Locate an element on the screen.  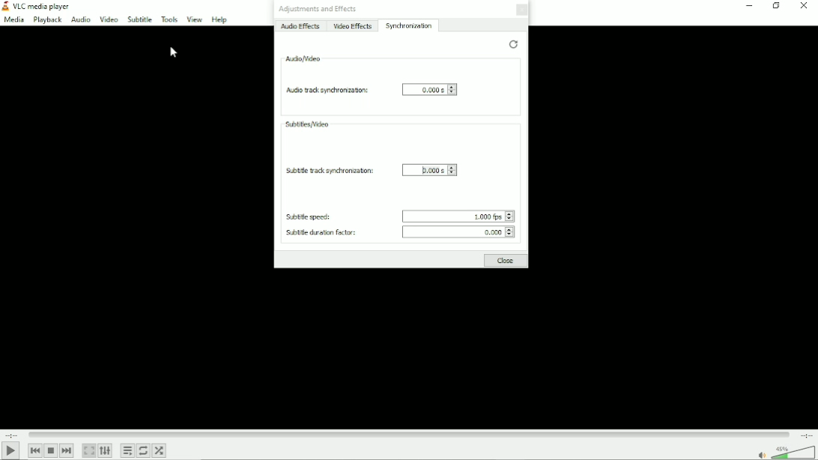
playback is located at coordinates (48, 19).